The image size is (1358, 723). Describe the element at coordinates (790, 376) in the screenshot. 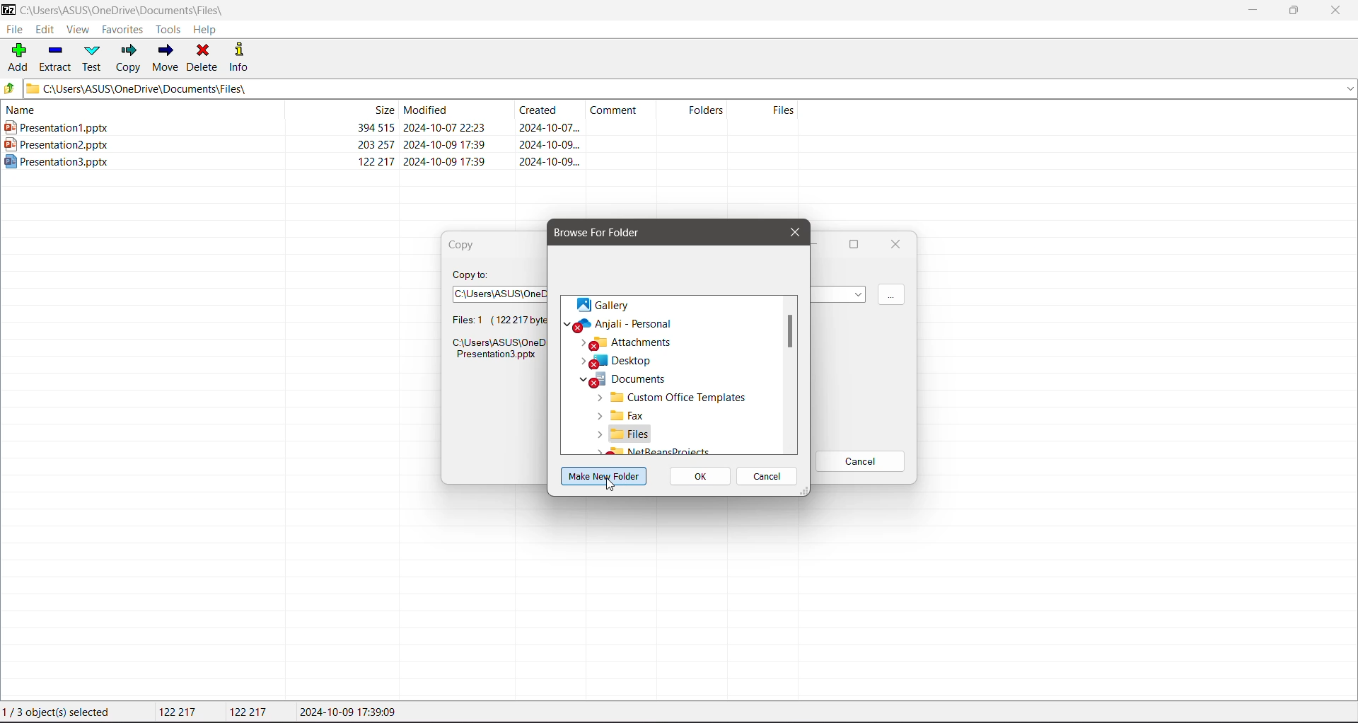

I see `vertical scroll bar` at that location.